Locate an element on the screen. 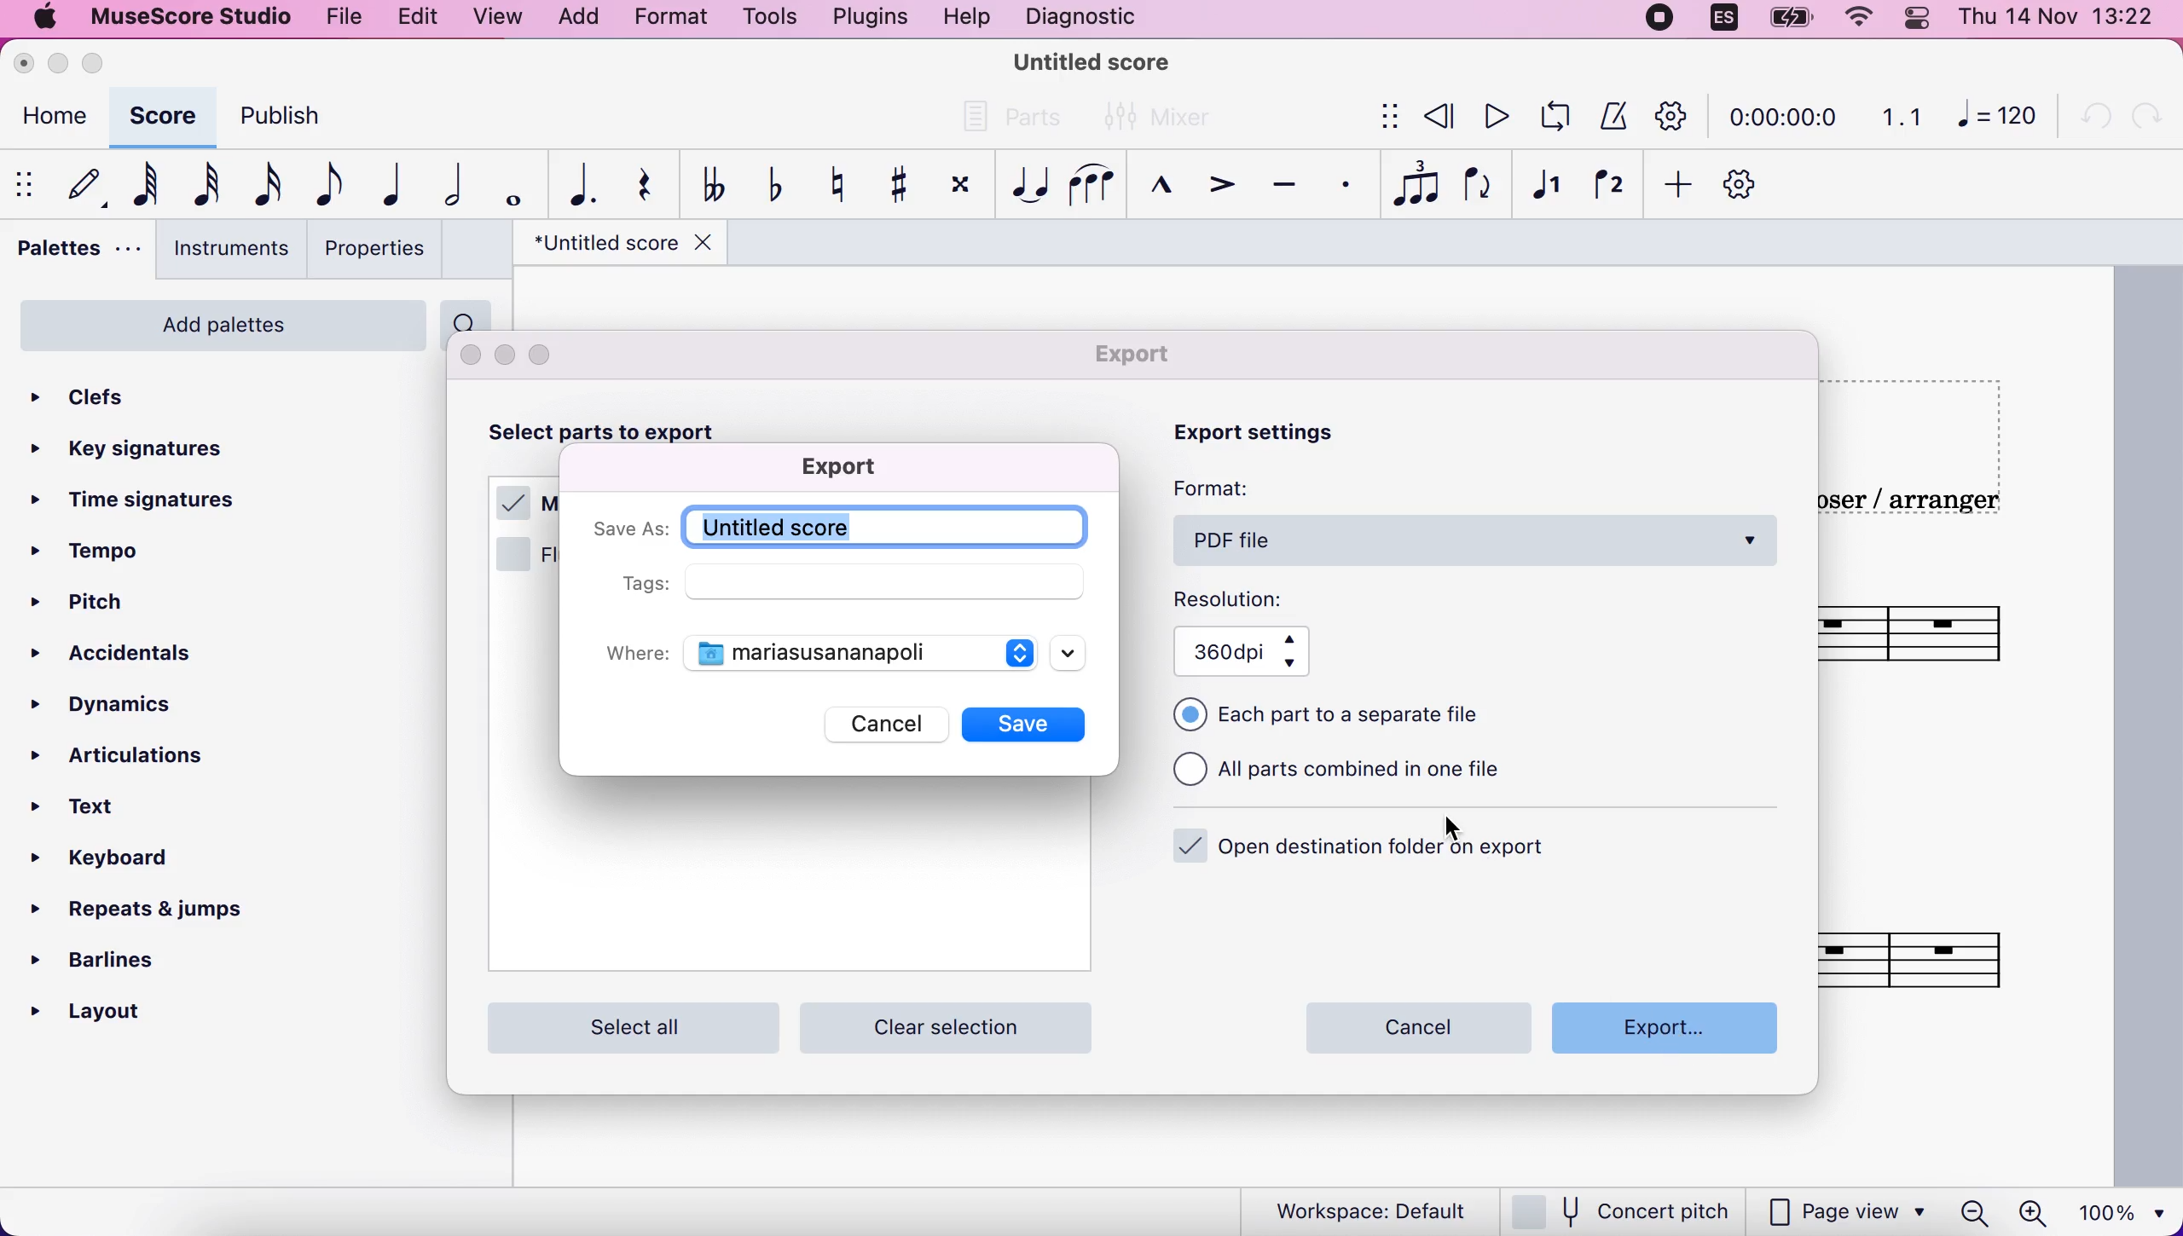 The image size is (2183, 1236). augmentation dot is located at coordinates (576, 184).